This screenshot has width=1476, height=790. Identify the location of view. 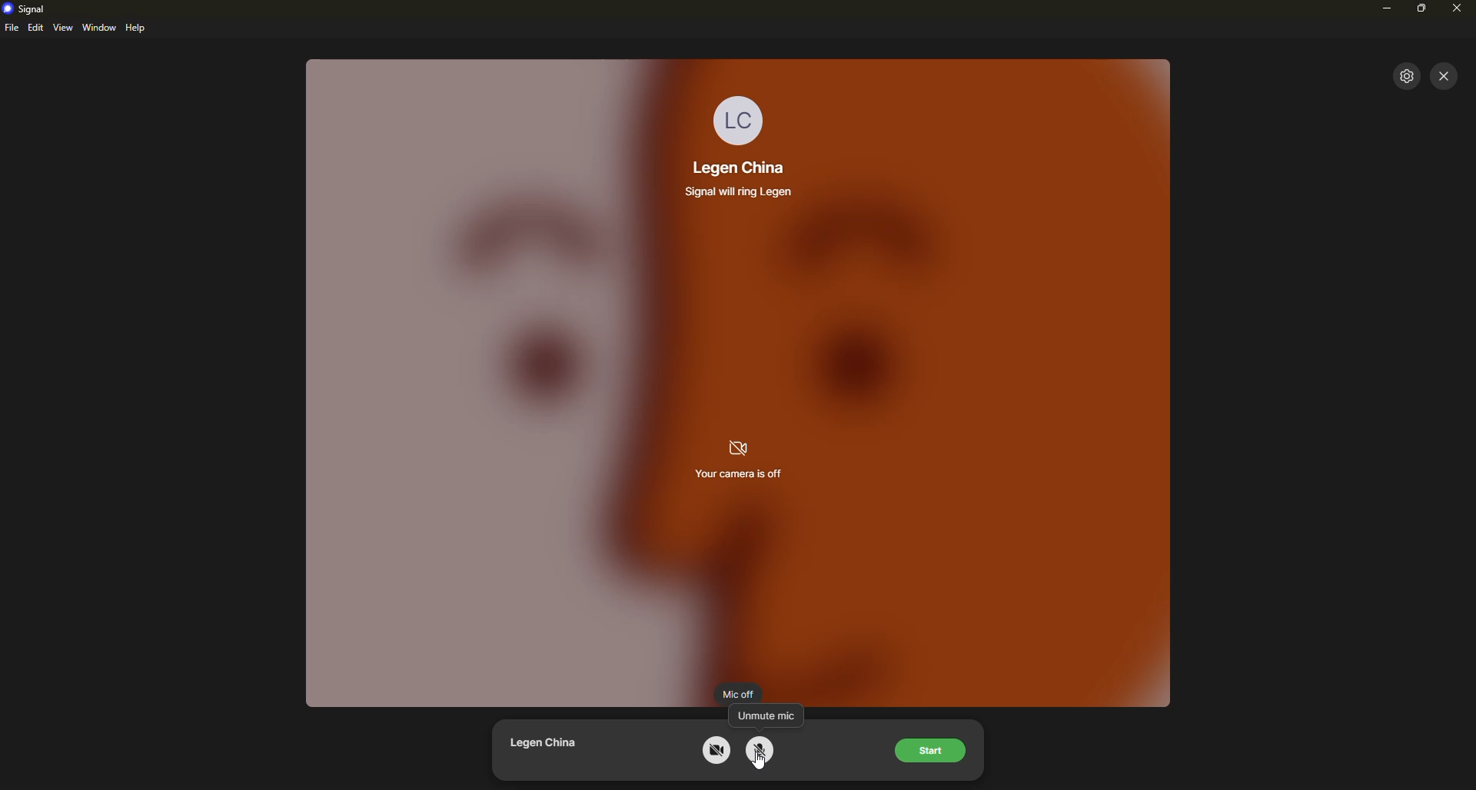
(63, 28).